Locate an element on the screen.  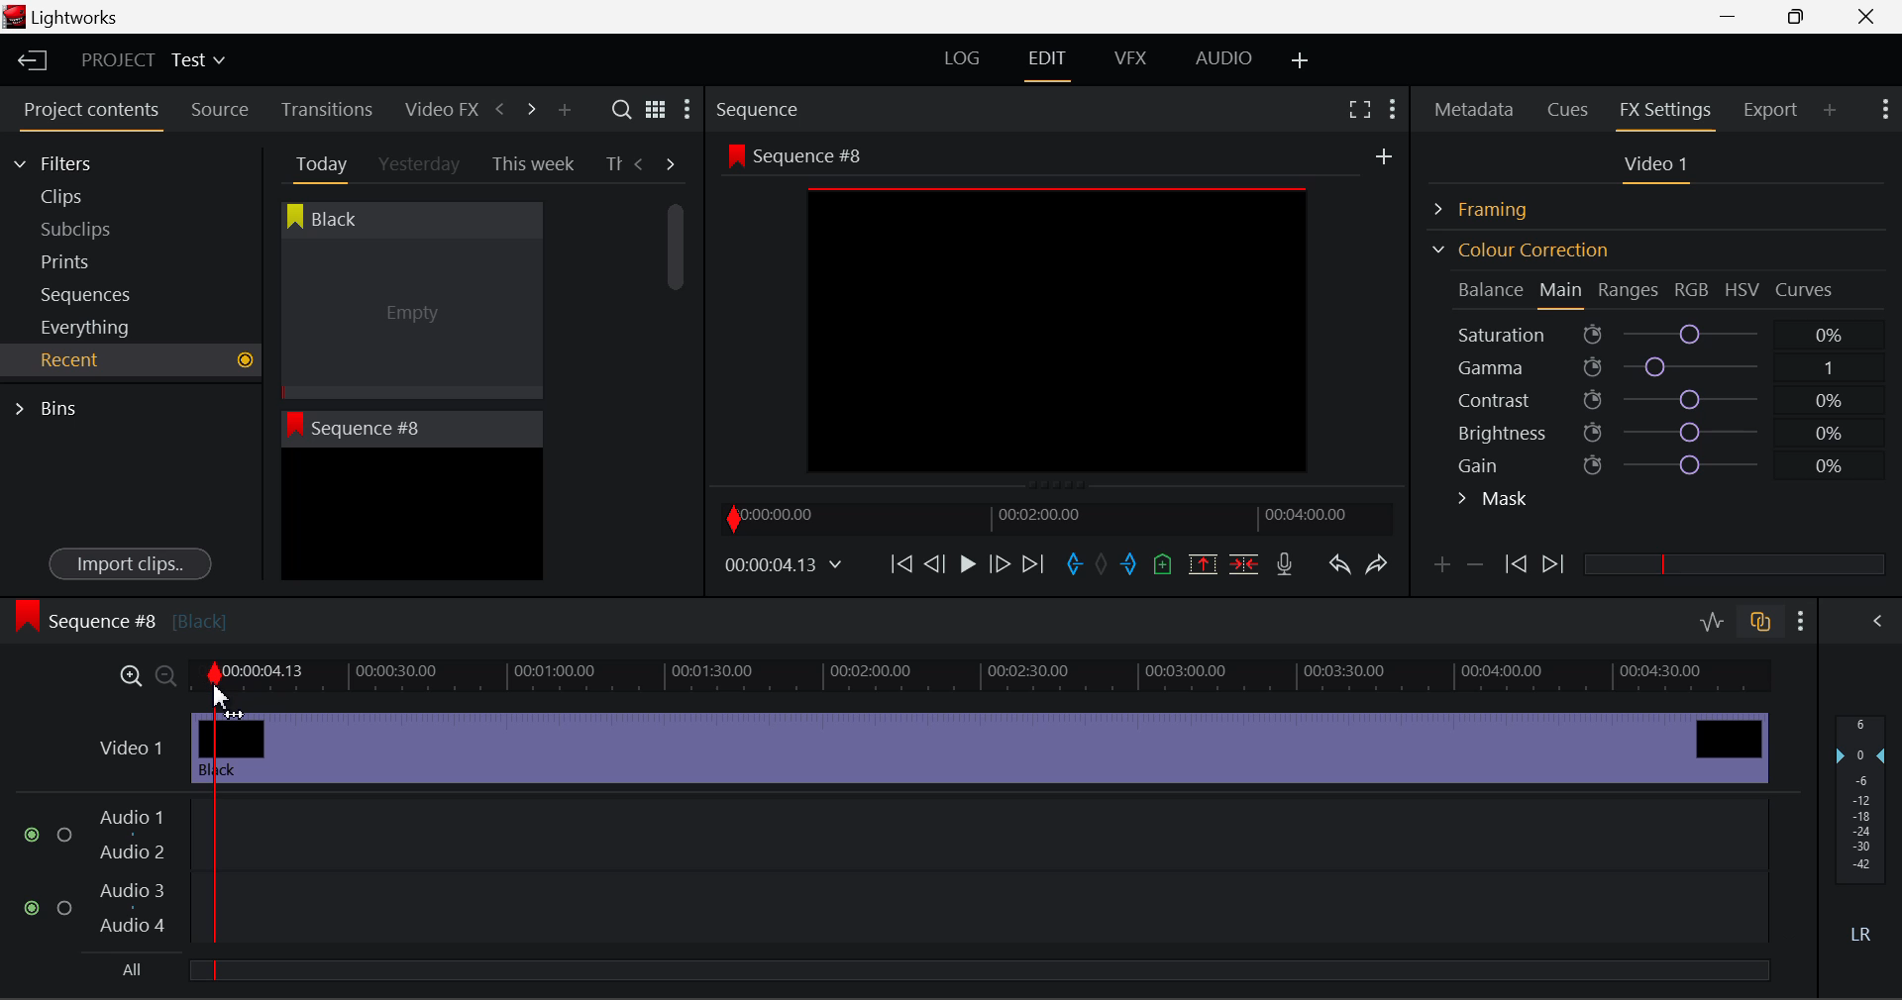
Previous keyframe is located at coordinates (1514, 565).